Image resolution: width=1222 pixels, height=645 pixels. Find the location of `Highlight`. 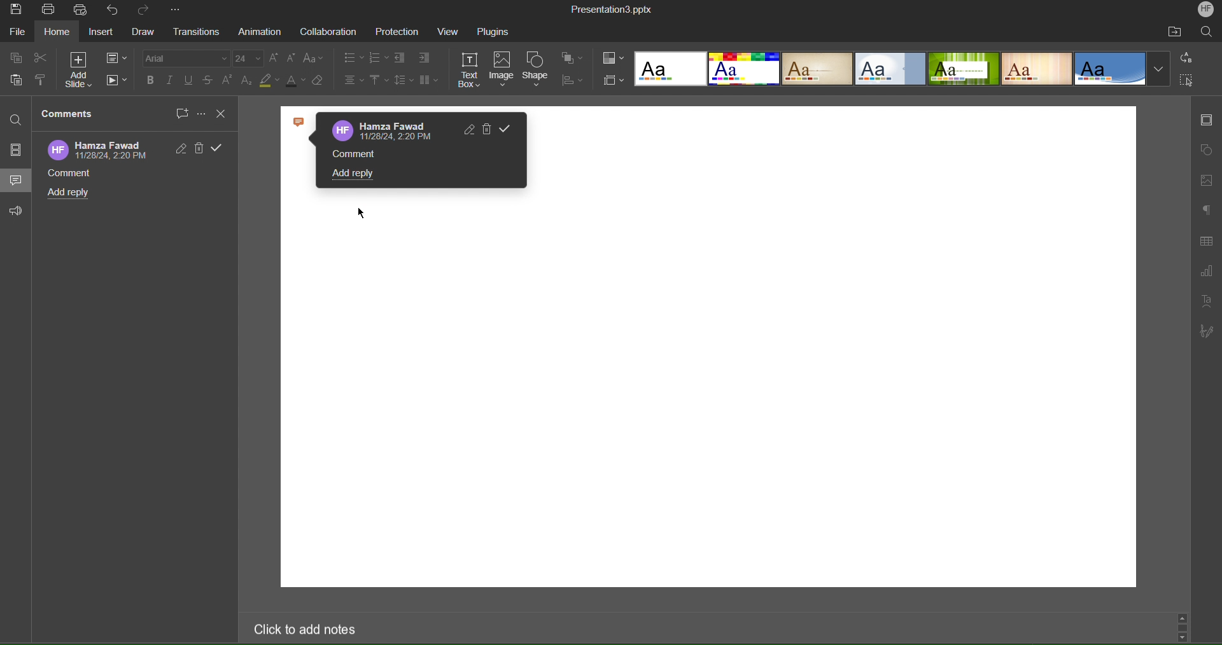

Highlight is located at coordinates (267, 81).